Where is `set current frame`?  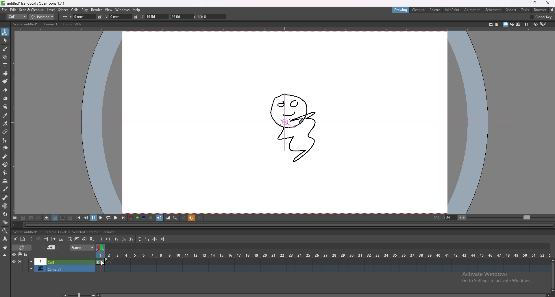 set current frame is located at coordinates (17, 225).